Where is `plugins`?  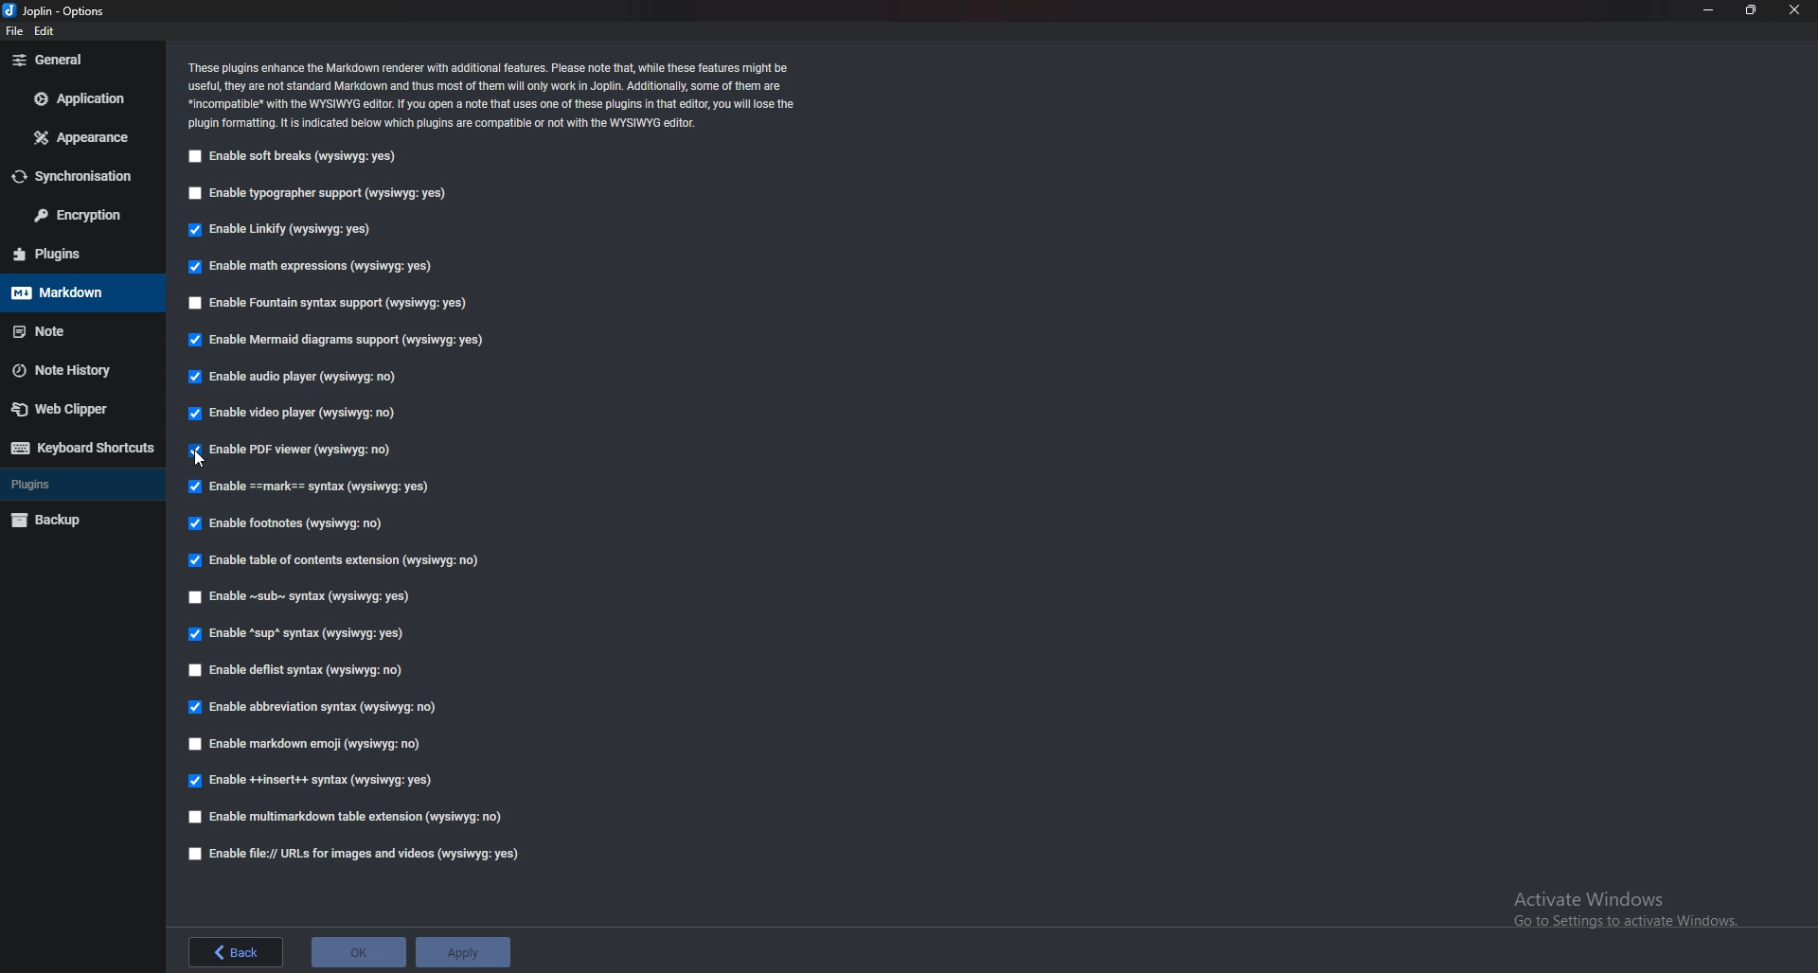 plugins is located at coordinates (74, 253).